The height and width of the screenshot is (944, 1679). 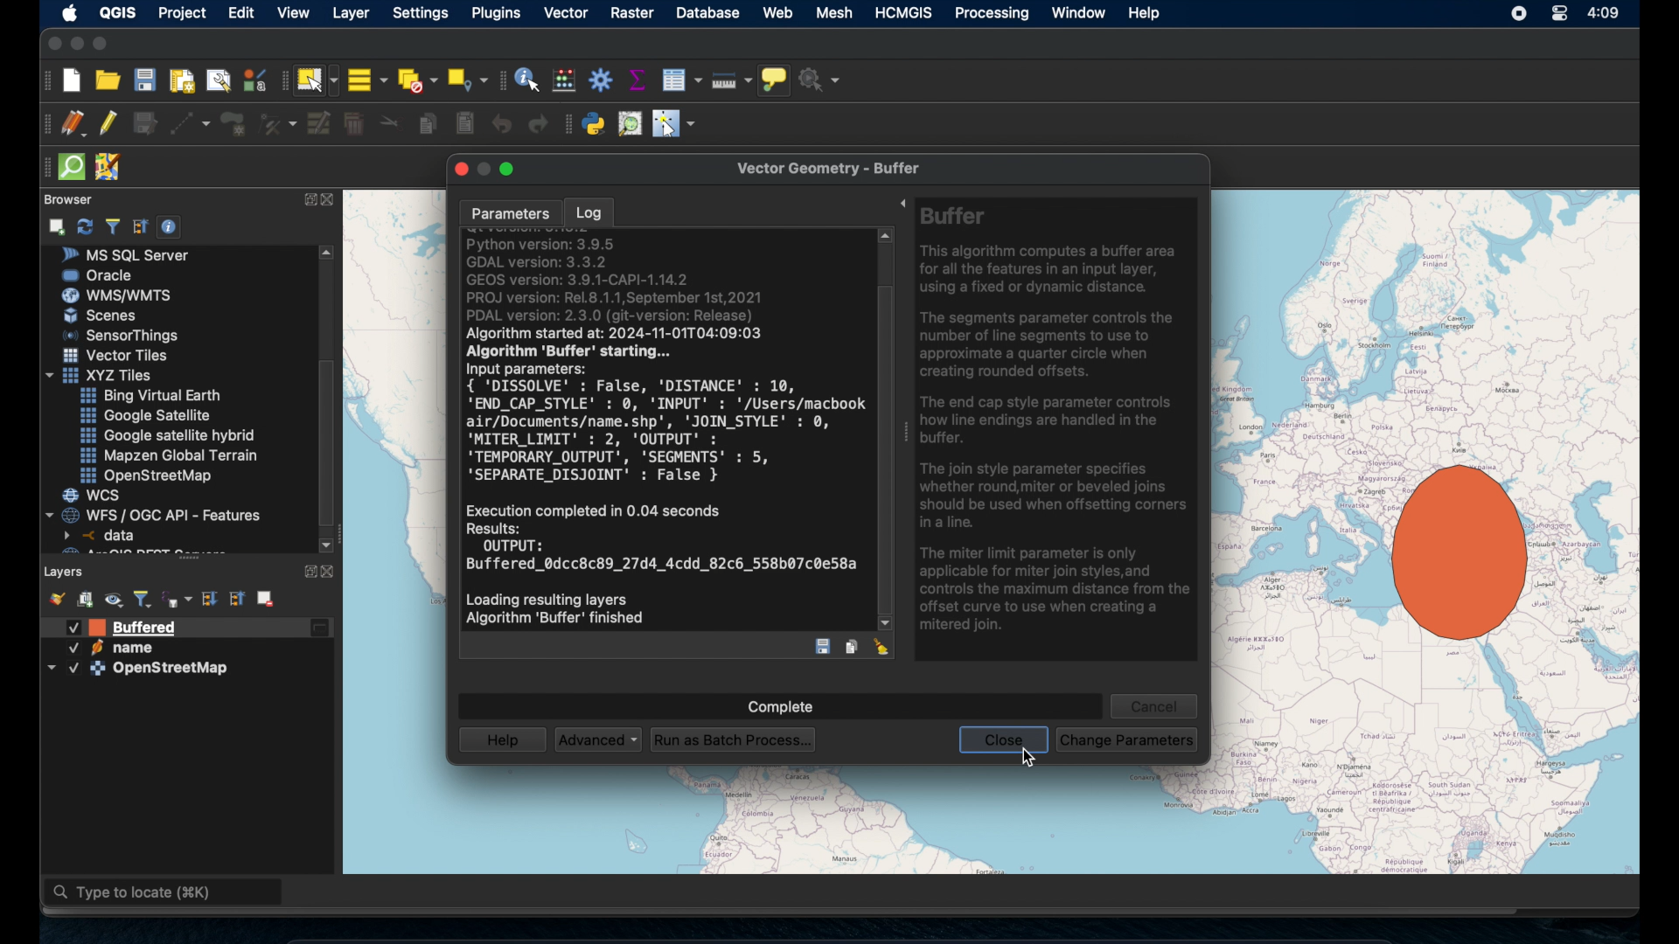 I want to click on osm place search, so click(x=631, y=123).